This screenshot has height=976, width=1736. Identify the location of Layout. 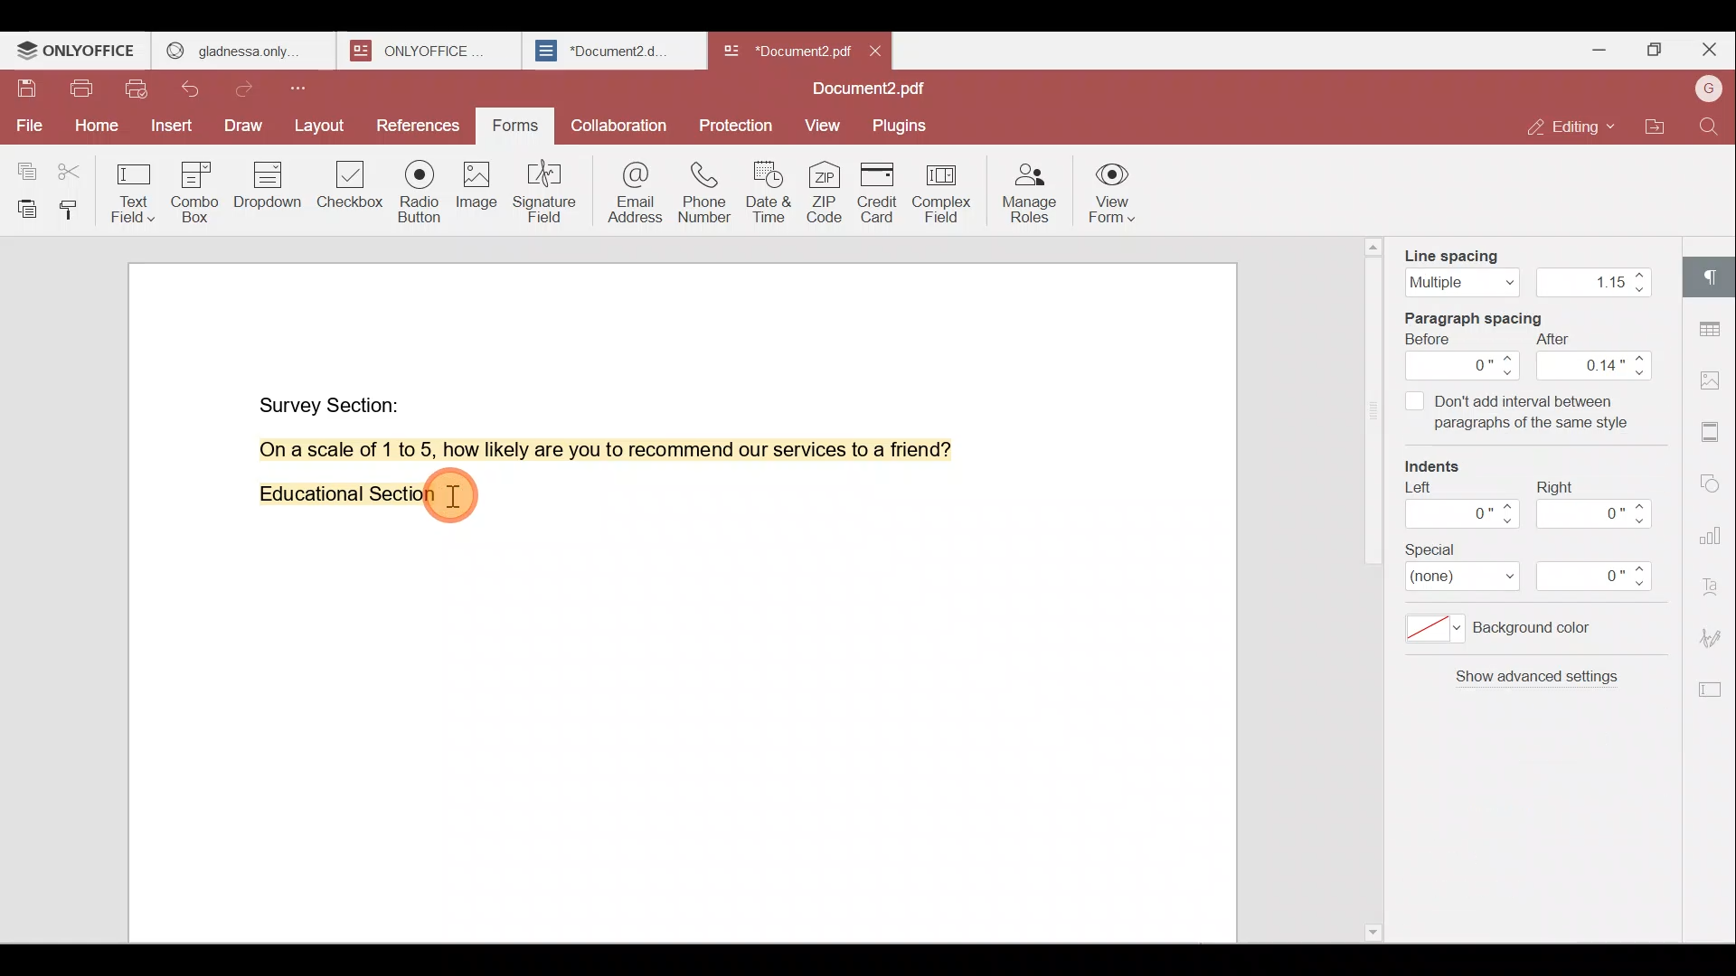
(319, 127).